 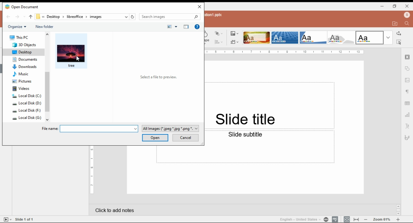 I want to click on system drive 1, so click(x=27, y=96).